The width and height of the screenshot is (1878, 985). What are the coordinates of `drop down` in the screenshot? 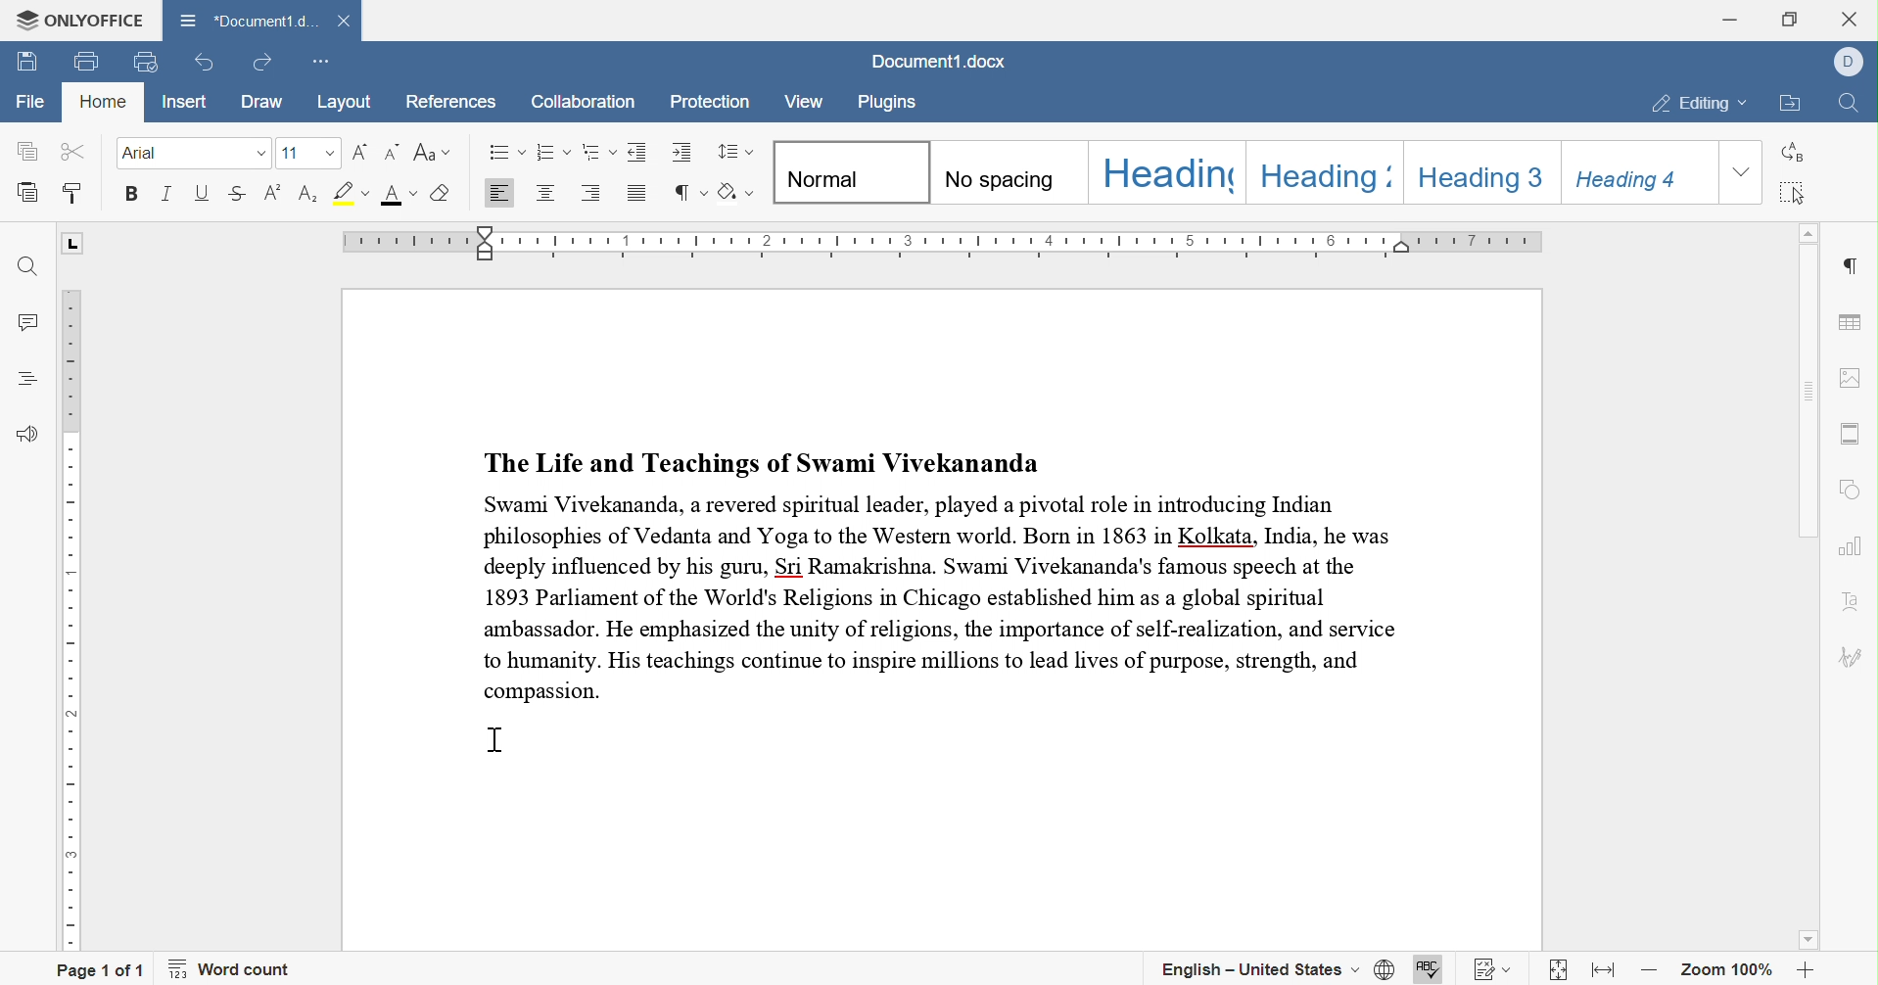 It's located at (1743, 172).